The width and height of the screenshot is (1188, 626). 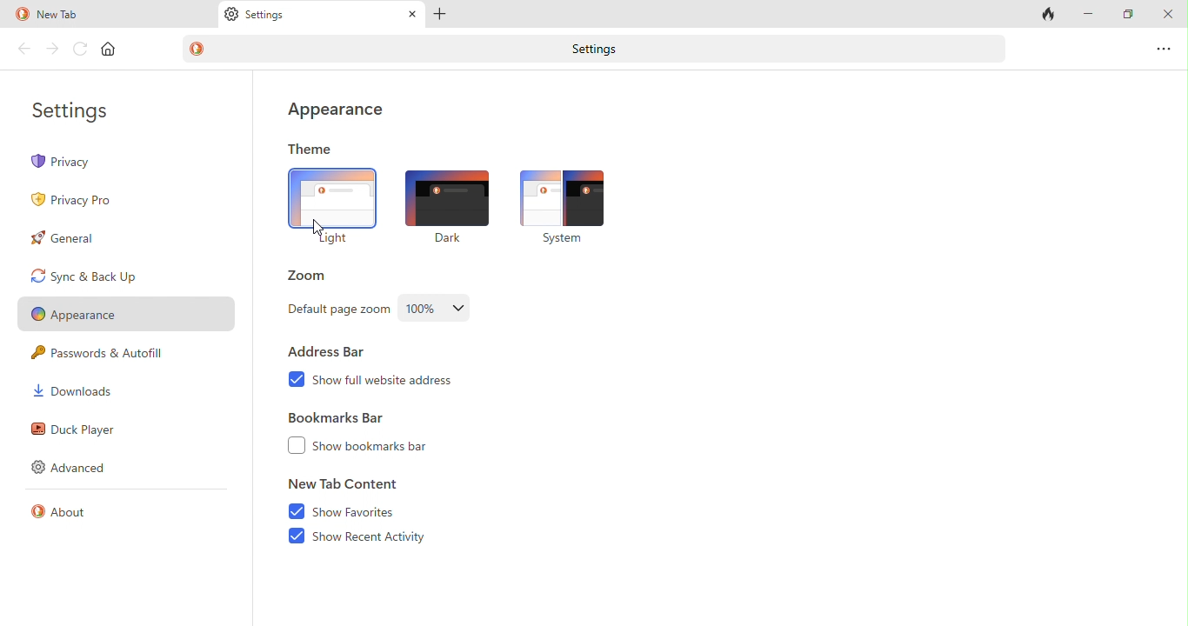 What do you see at coordinates (76, 468) in the screenshot?
I see `advanced` at bounding box center [76, 468].